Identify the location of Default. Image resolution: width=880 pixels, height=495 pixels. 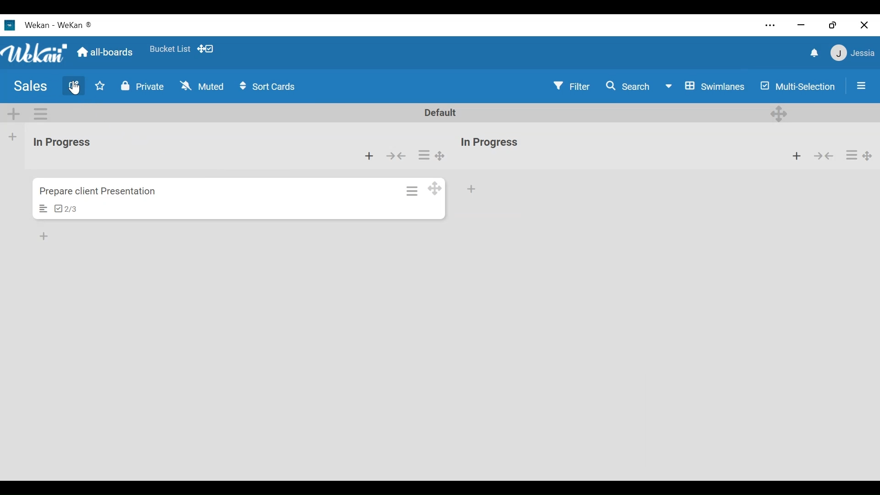
(439, 112).